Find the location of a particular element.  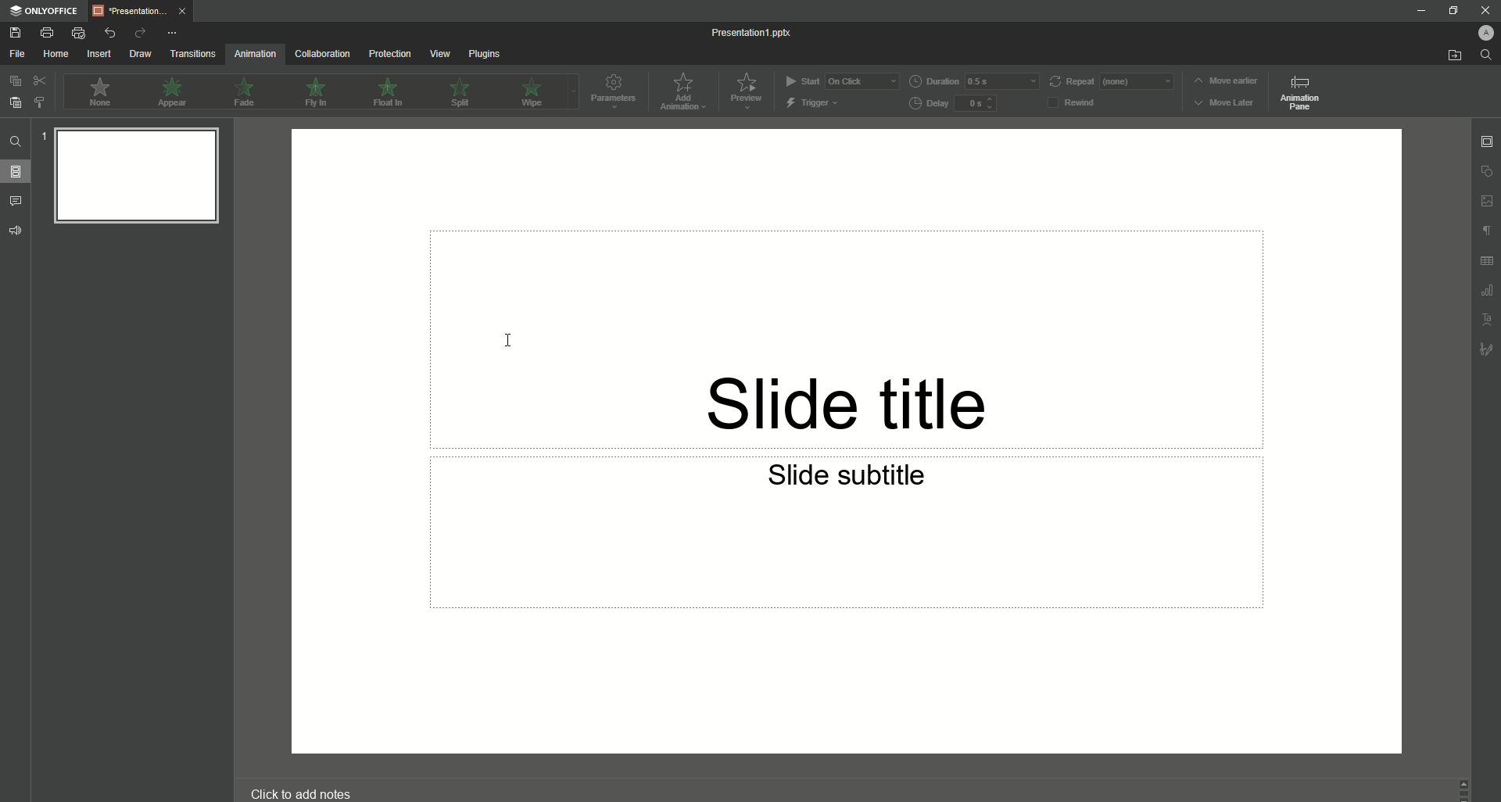

Restore is located at coordinates (1451, 11).